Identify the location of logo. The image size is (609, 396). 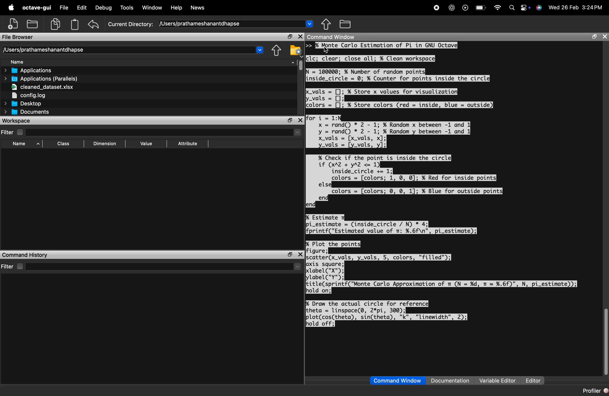
(12, 8).